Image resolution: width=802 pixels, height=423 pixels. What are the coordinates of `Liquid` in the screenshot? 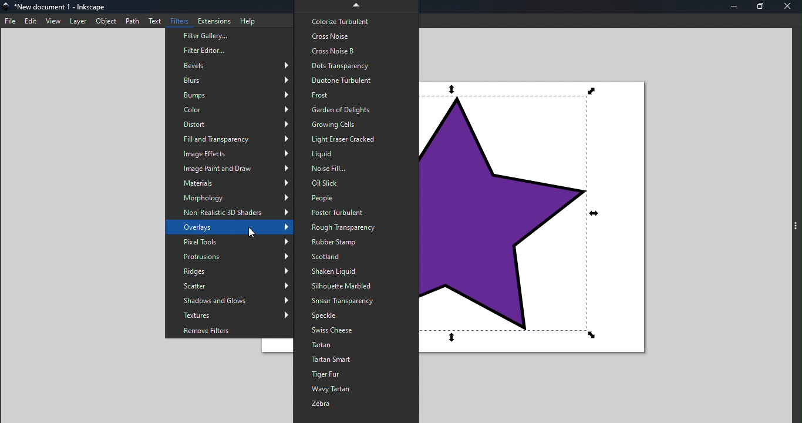 It's located at (355, 153).